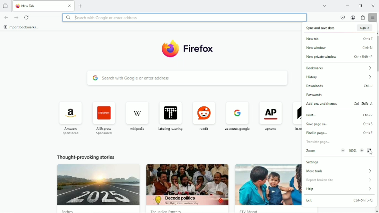 The height and width of the screenshot is (213, 379). What do you see at coordinates (170, 114) in the screenshot?
I see `labeling turing` at bounding box center [170, 114].